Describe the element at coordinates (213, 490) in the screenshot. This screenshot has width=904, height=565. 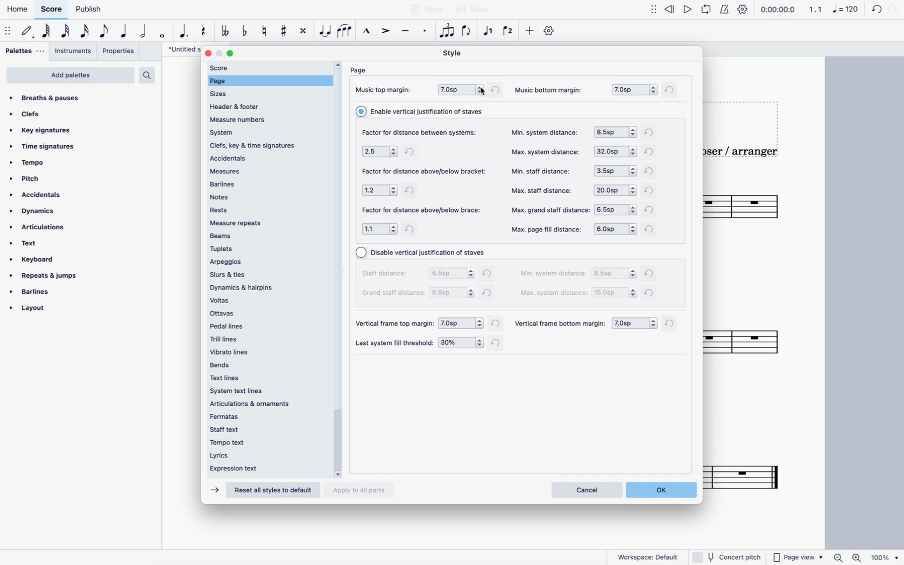
I see `forward` at that location.